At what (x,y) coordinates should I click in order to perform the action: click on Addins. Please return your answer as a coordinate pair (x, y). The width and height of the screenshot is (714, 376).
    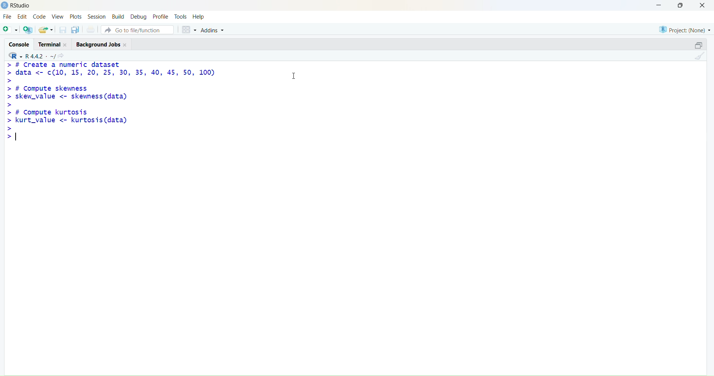
    Looking at the image, I should click on (215, 30).